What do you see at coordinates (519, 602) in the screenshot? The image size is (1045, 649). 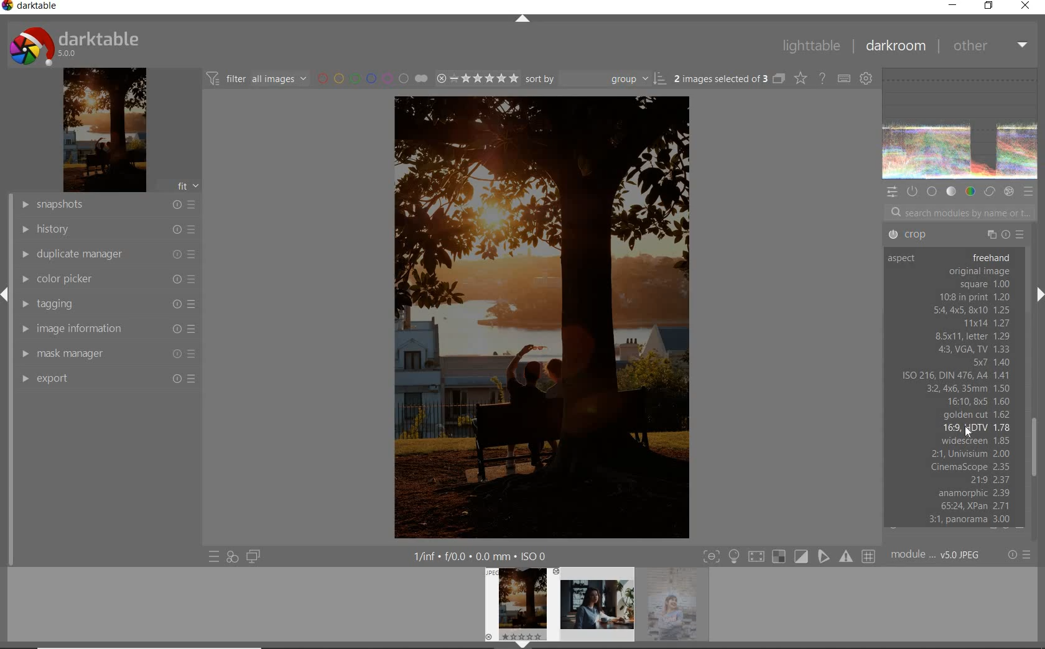 I see `image preview` at bounding box center [519, 602].